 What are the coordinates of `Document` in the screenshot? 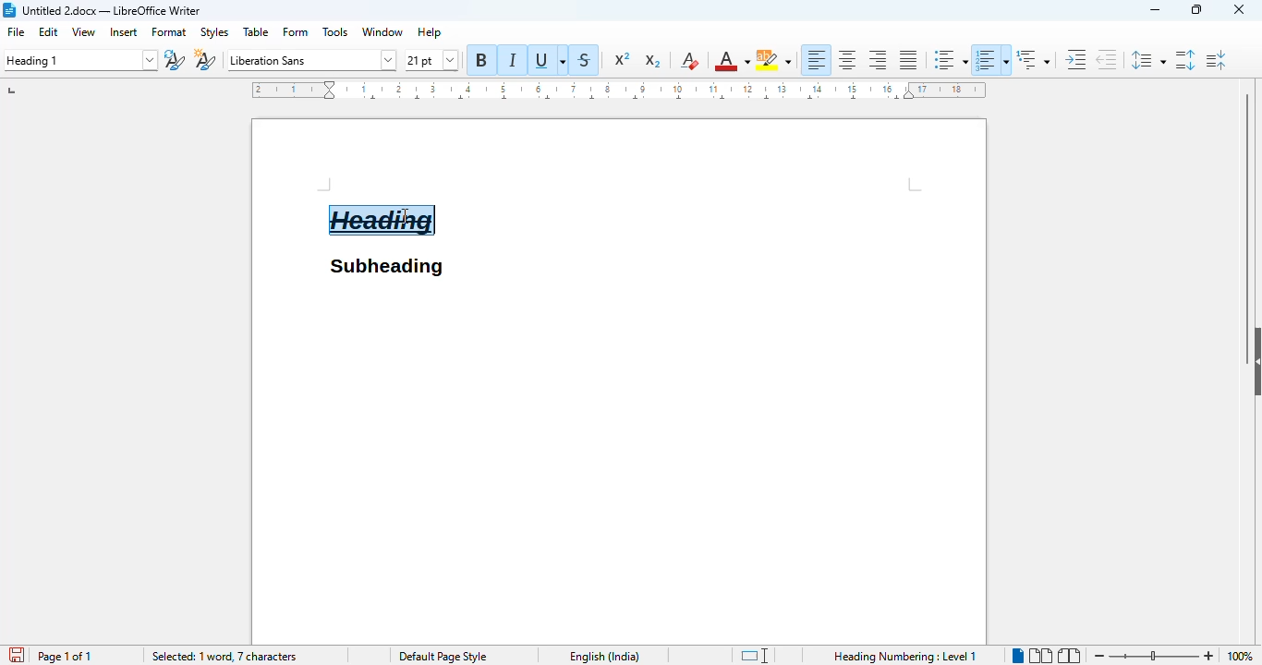 It's located at (620, 462).